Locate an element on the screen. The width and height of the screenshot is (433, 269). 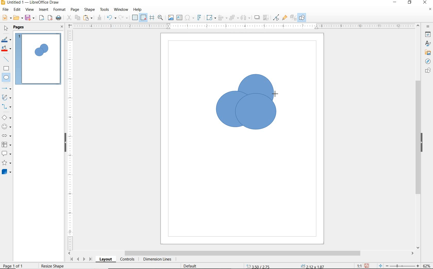
GALLERY is located at coordinates (427, 53).